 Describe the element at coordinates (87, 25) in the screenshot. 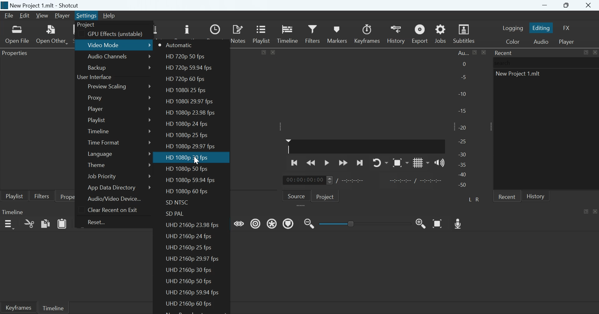

I see `Project` at that location.